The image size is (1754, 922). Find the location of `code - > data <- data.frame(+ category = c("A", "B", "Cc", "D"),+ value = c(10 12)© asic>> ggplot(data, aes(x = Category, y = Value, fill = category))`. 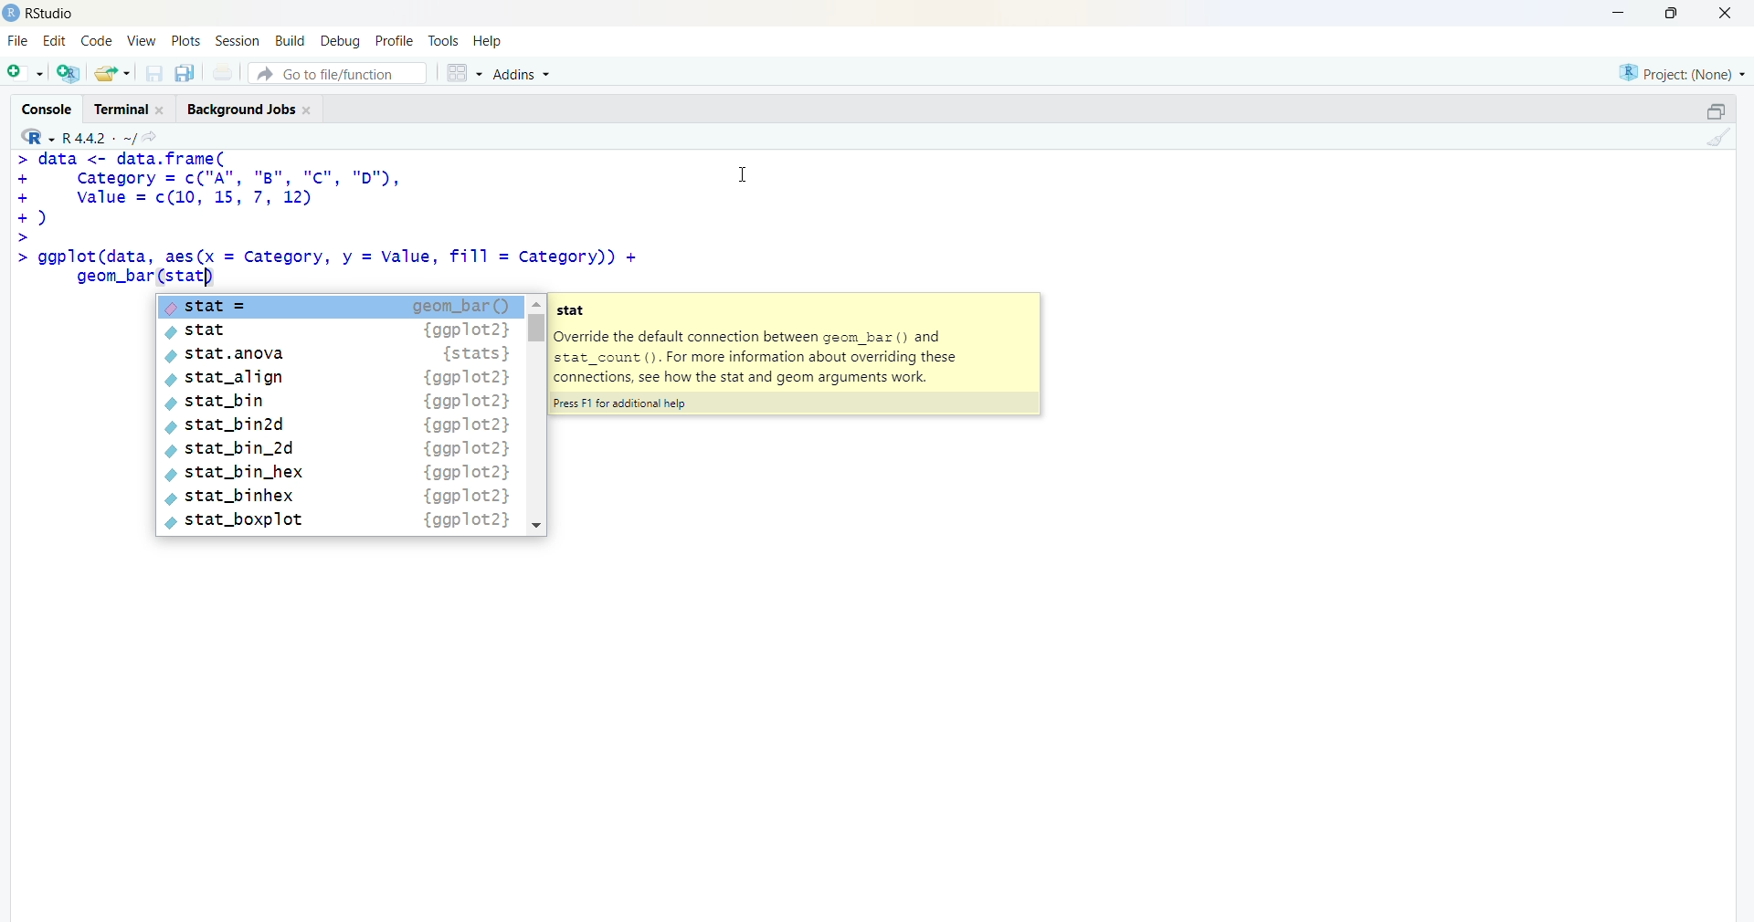

code - > data <- data.frame(+ category = c("A", "B", "Cc", "D"),+ value = c(10 12)© asic>> ggplot(data, aes(x = Category, y = Value, fill = category)) is located at coordinates (343, 220).